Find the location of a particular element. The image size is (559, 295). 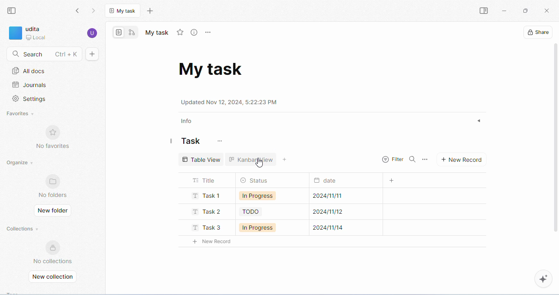

page mode is located at coordinates (120, 32).